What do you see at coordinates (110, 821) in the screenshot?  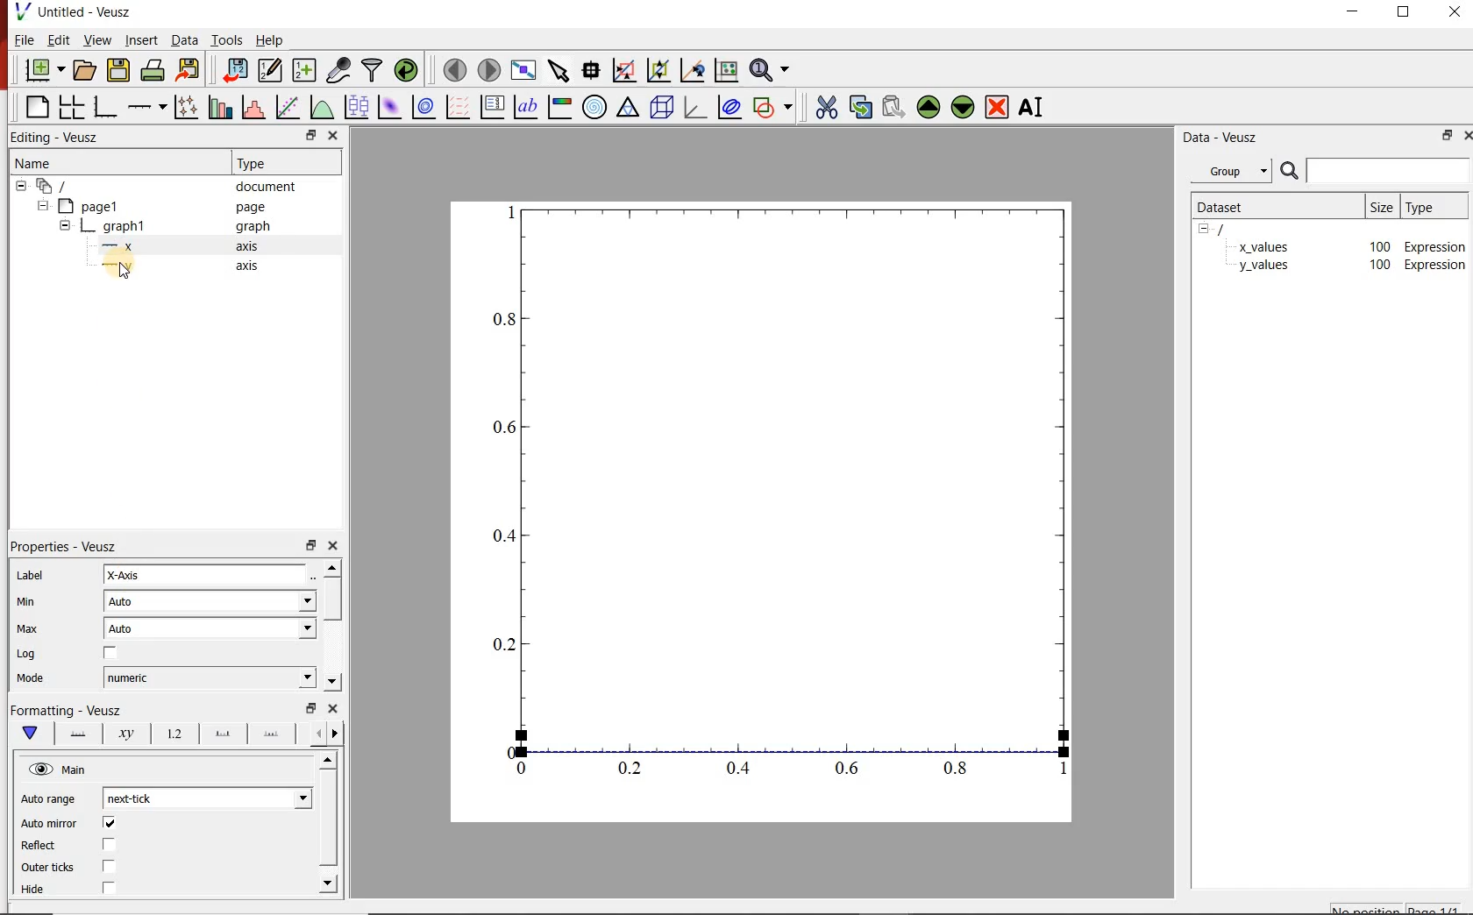 I see `checkbox` at bounding box center [110, 821].